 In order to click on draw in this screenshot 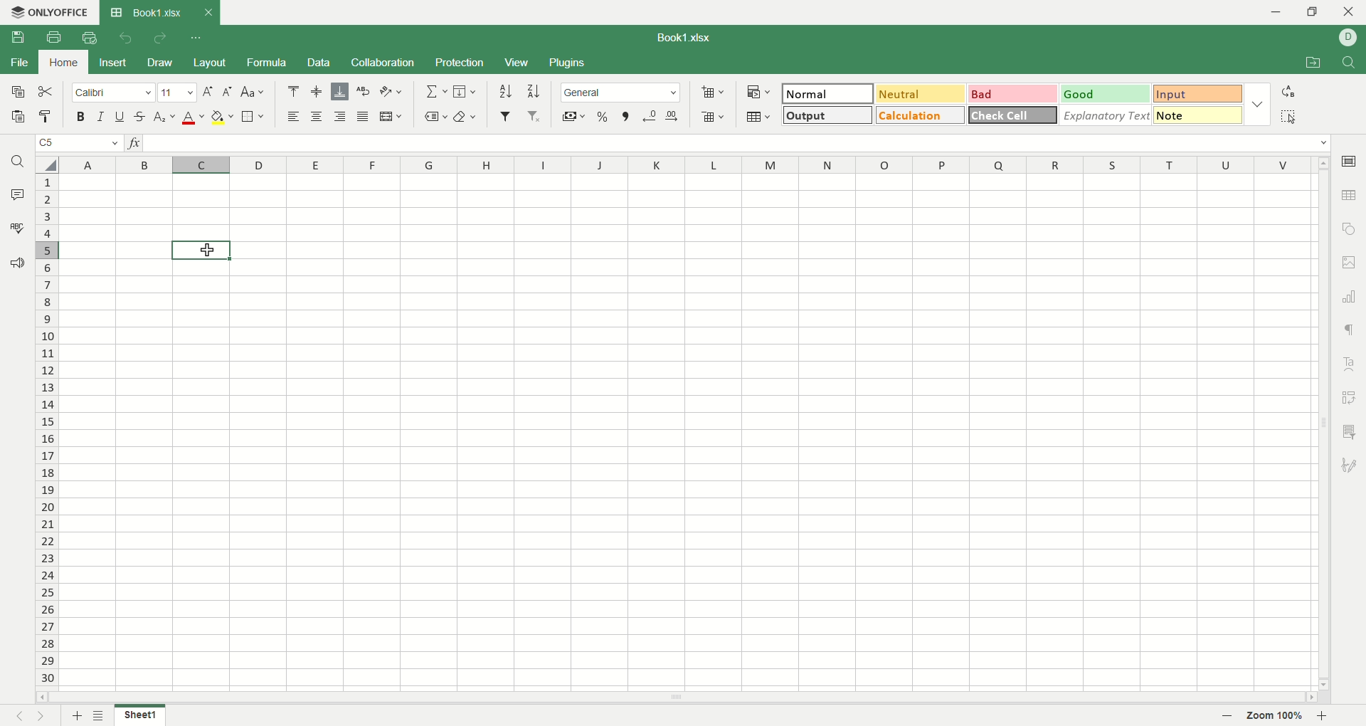, I will do `click(162, 63)`.